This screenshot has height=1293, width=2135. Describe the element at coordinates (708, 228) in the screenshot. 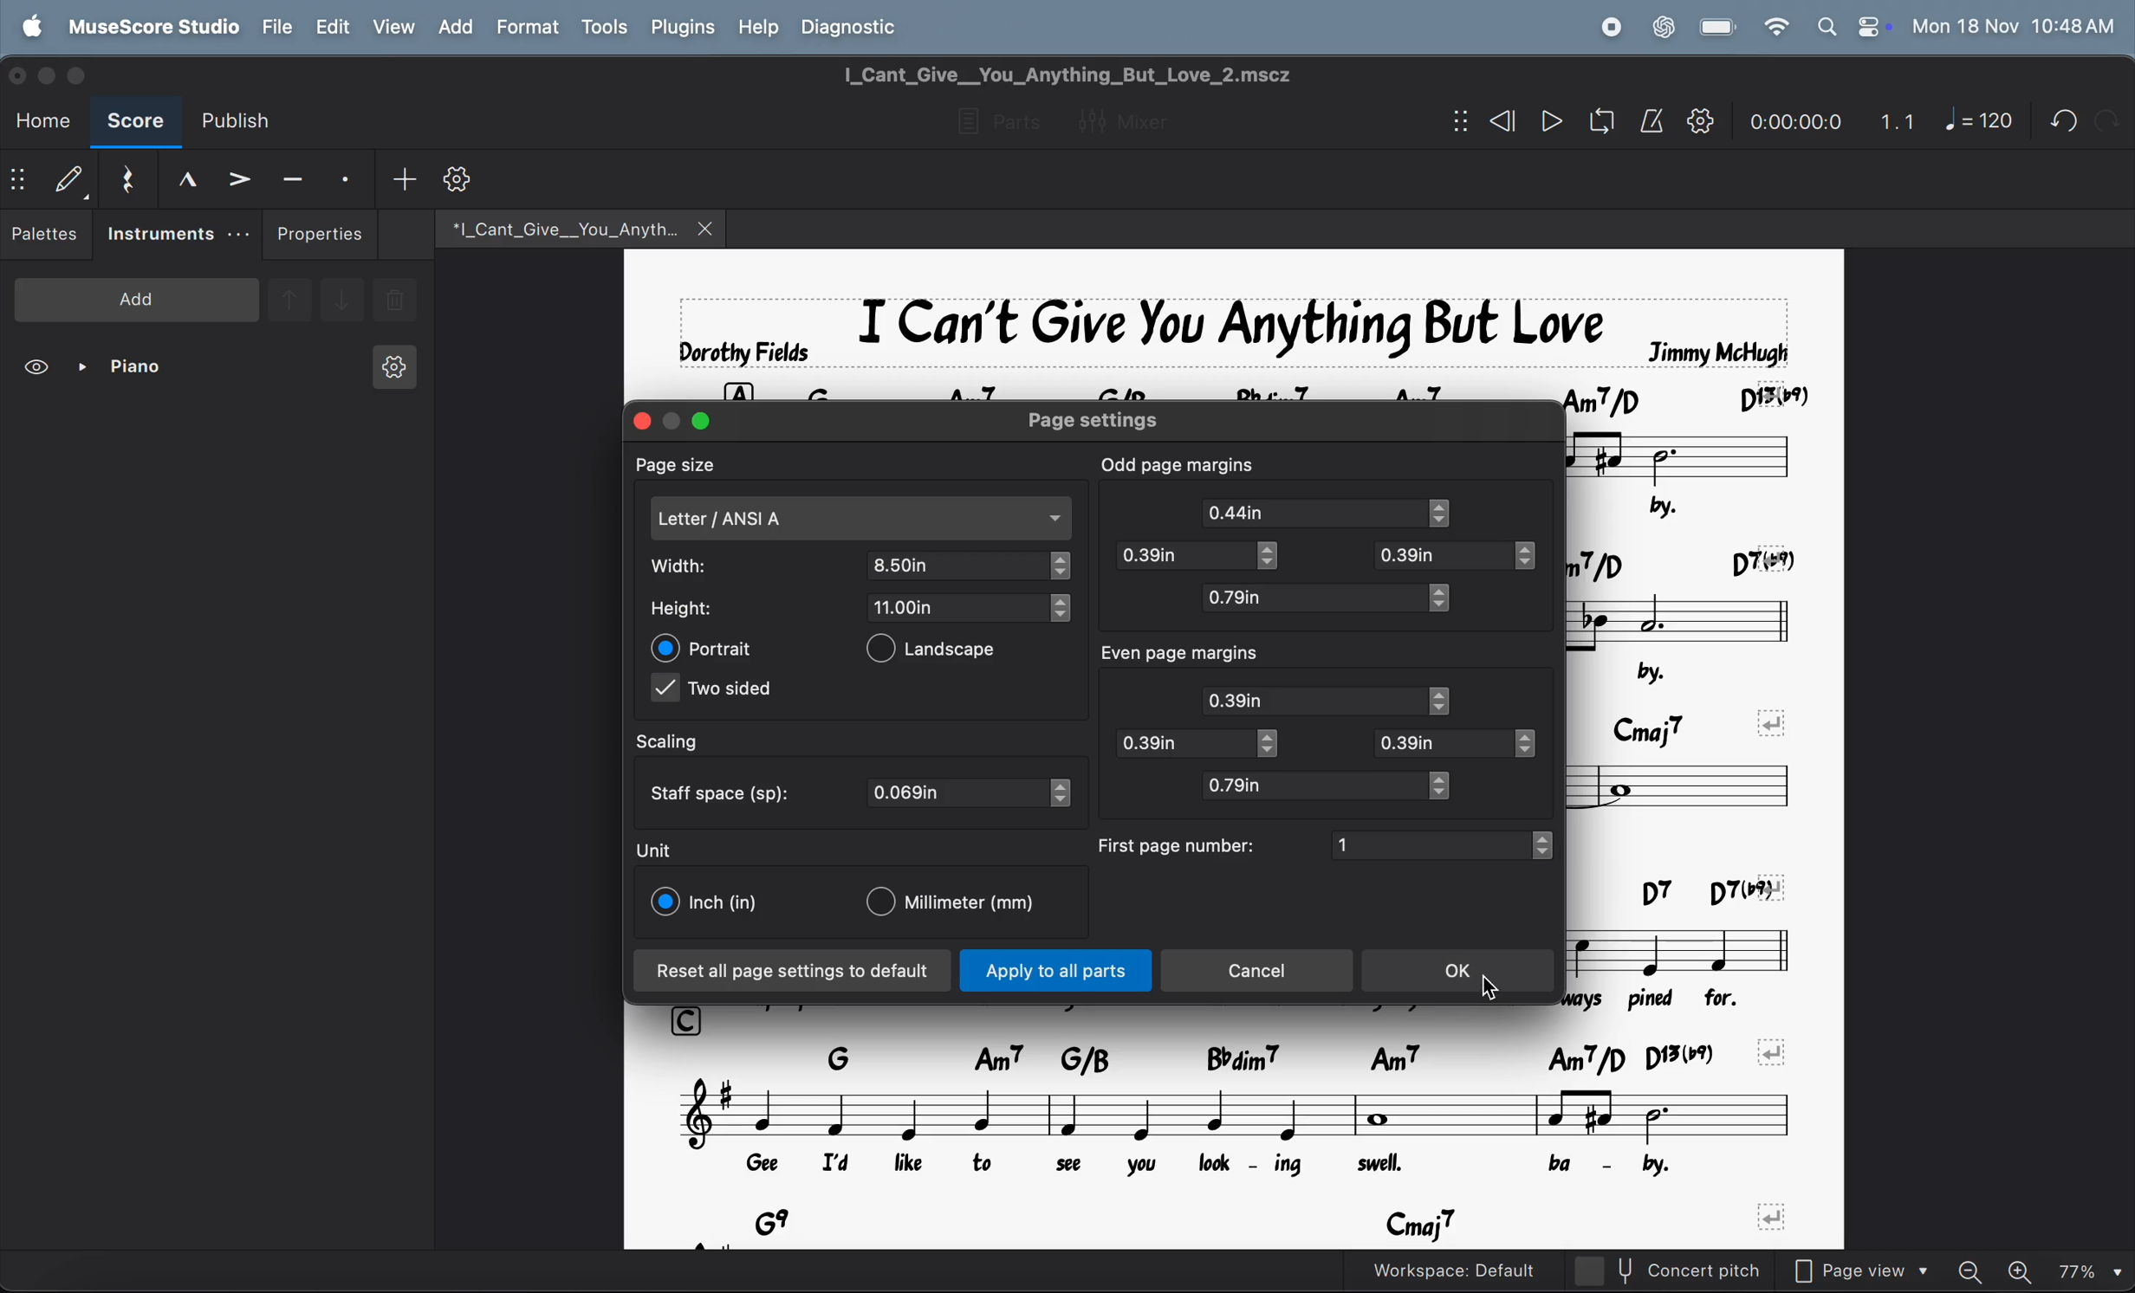

I see `close` at that location.